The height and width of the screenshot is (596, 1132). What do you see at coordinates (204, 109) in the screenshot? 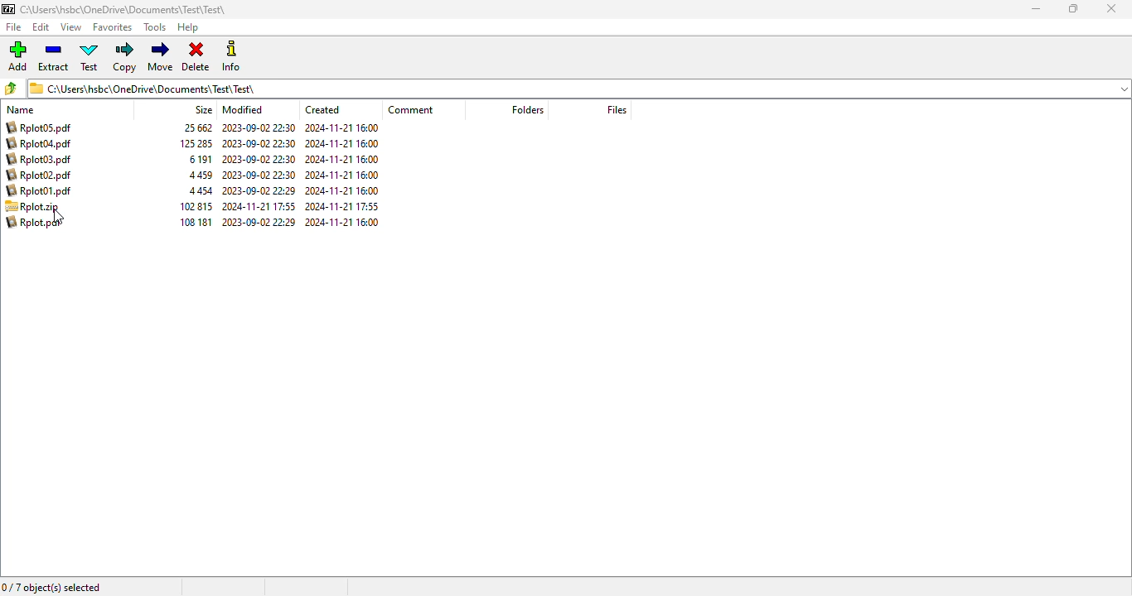
I see `size` at bounding box center [204, 109].